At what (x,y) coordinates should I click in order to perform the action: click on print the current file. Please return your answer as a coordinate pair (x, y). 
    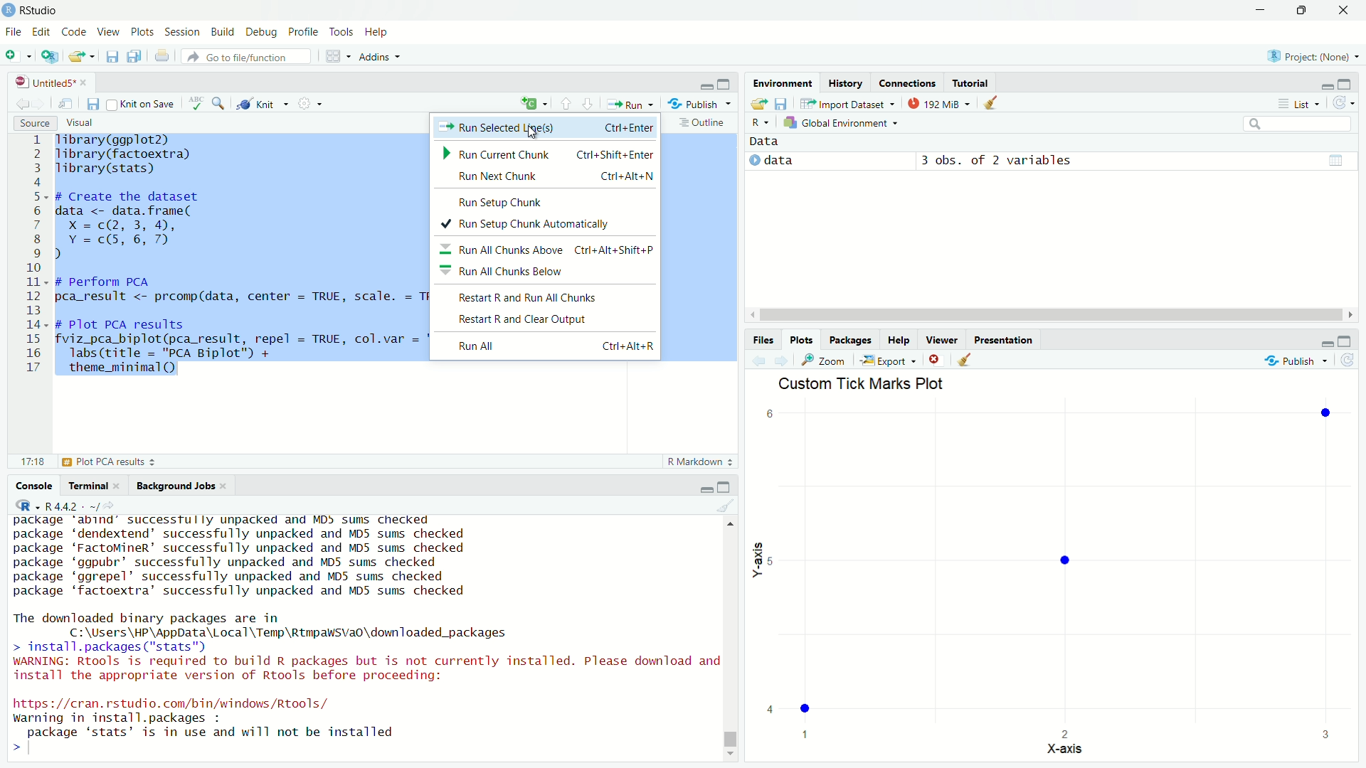
    Looking at the image, I should click on (163, 56).